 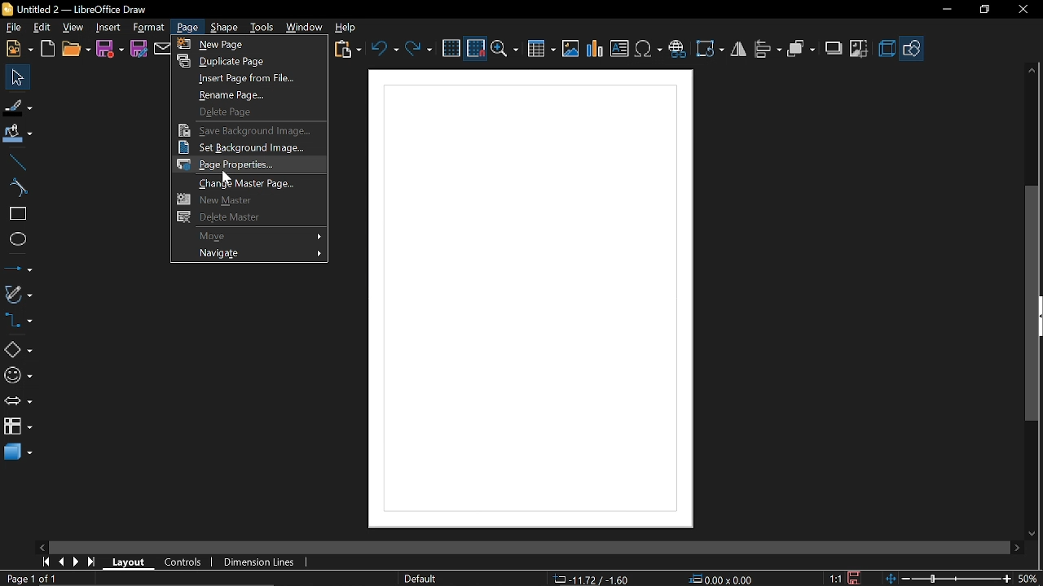 I want to click on CLose, so click(x=1025, y=11).